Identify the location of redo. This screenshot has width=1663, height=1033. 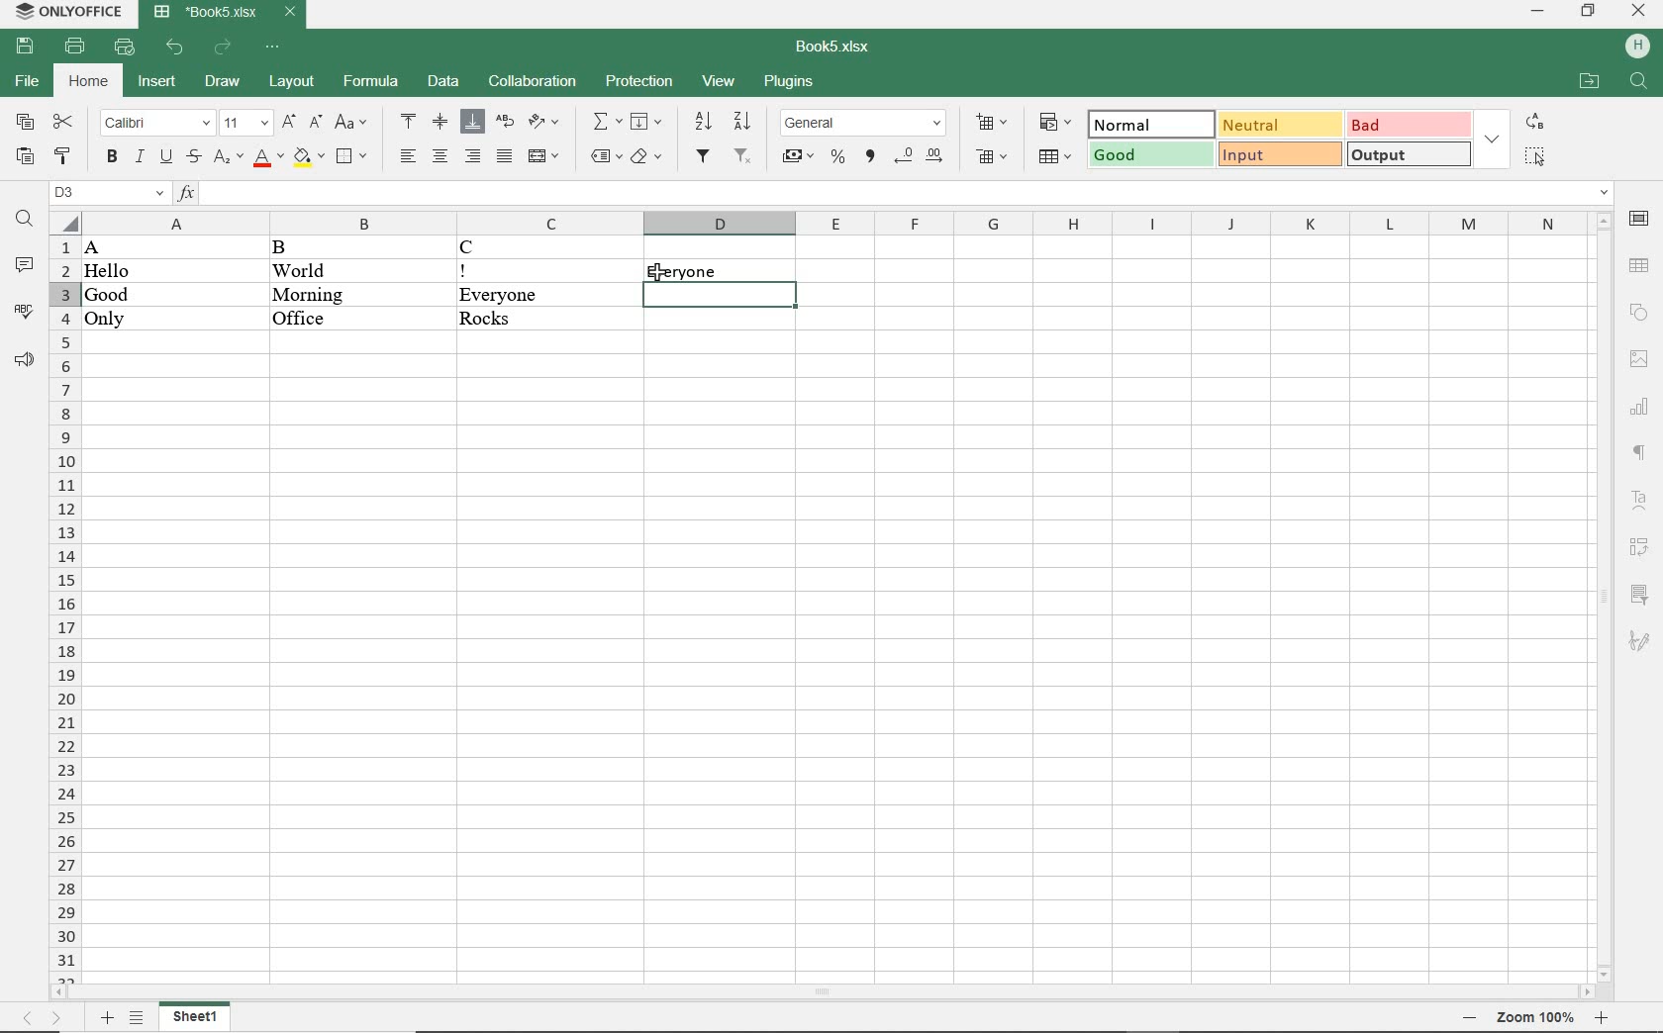
(222, 49).